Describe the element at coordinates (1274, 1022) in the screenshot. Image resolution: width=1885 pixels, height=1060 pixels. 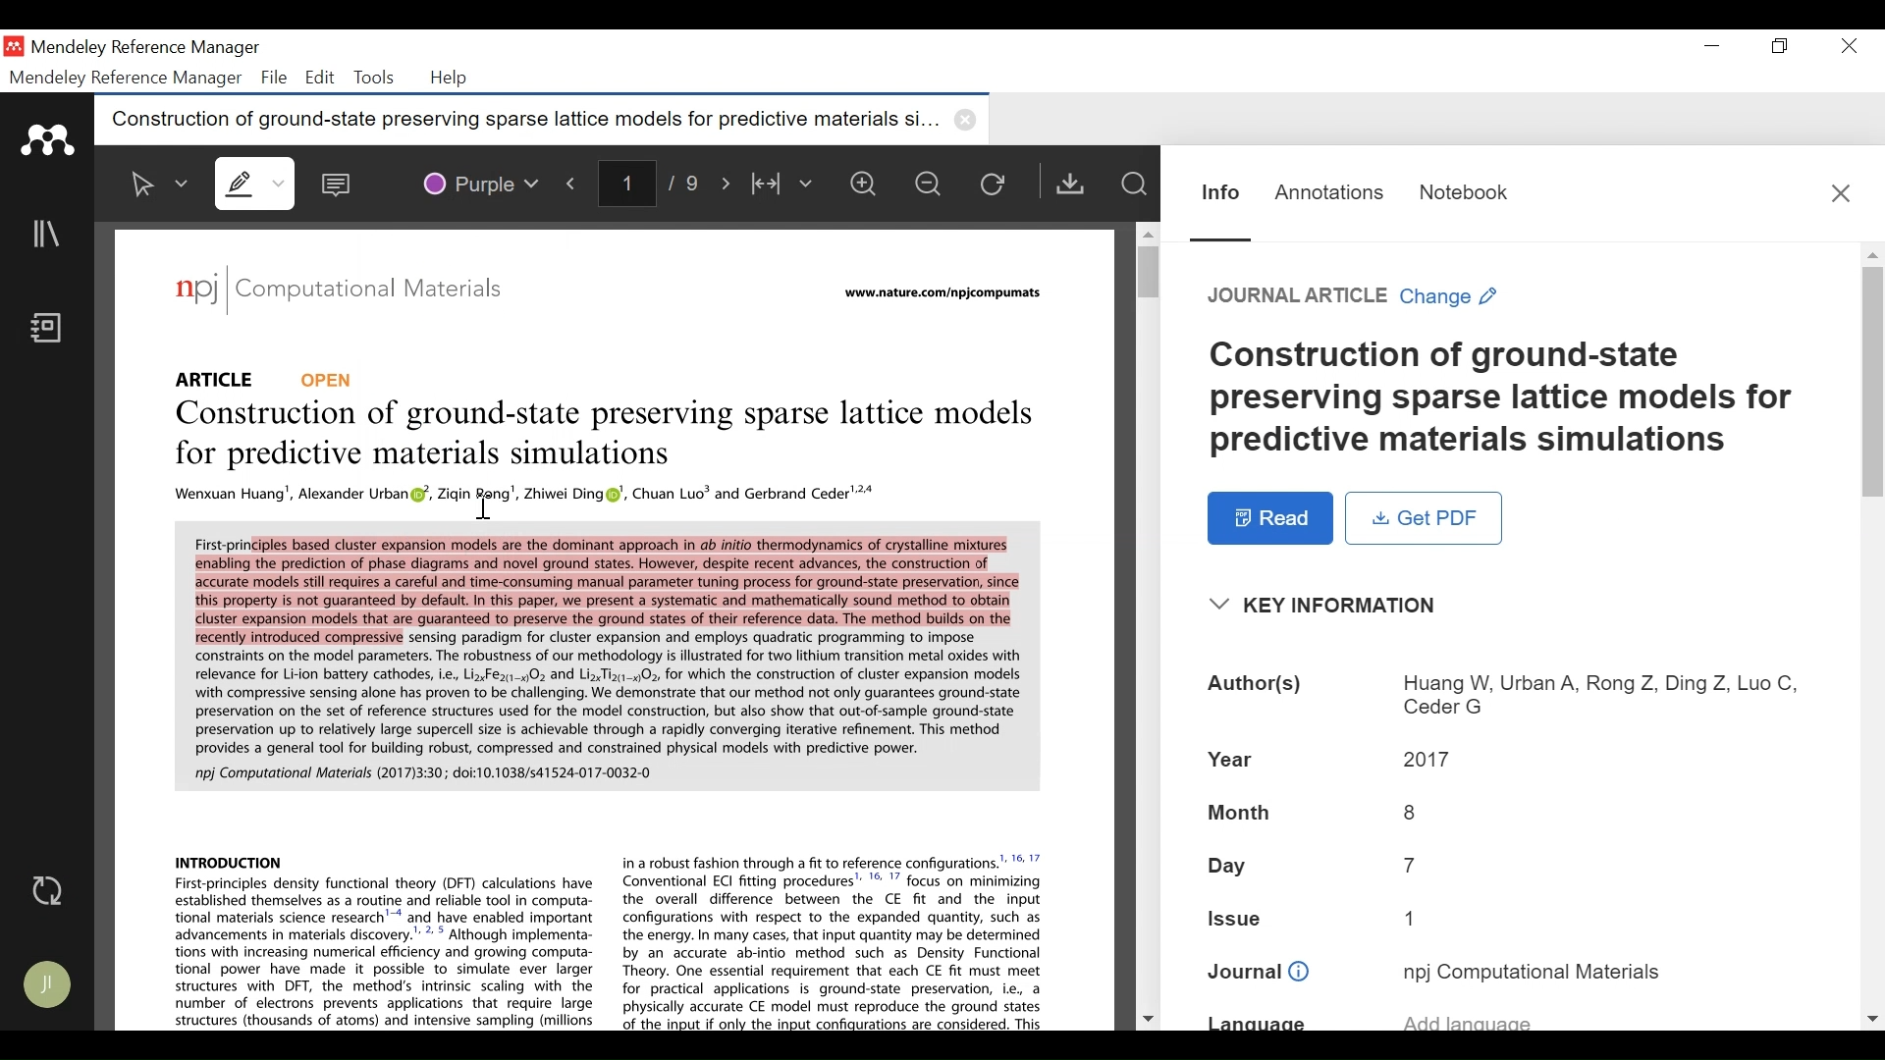
I see `Language` at that location.